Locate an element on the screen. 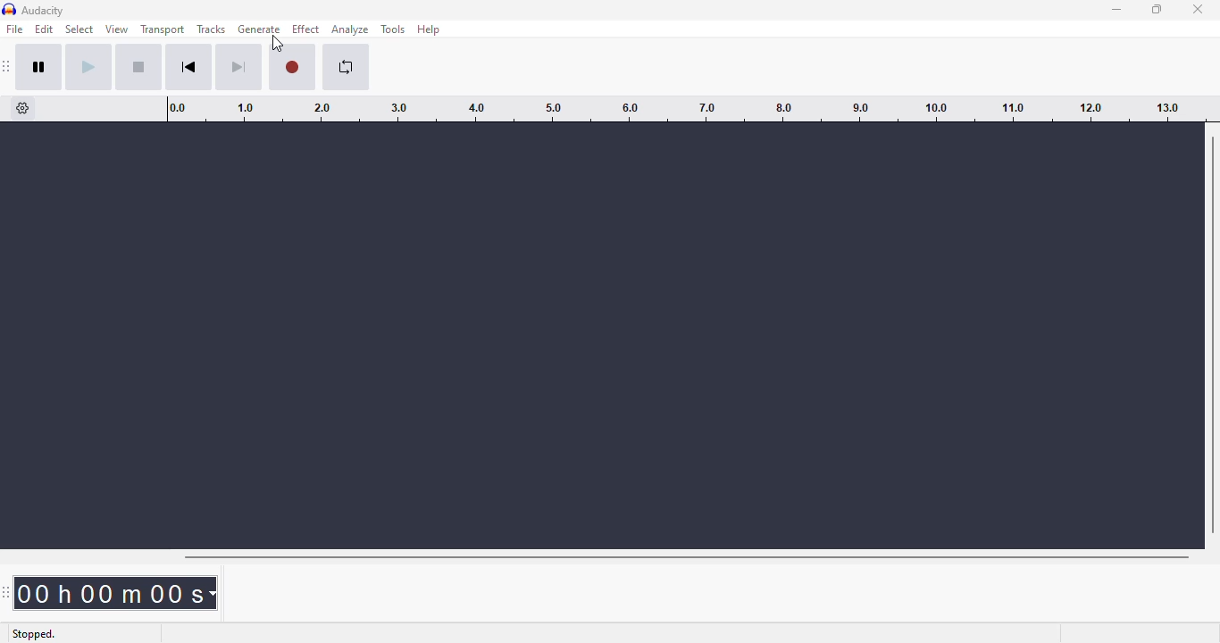  enable looping is located at coordinates (347, 67).